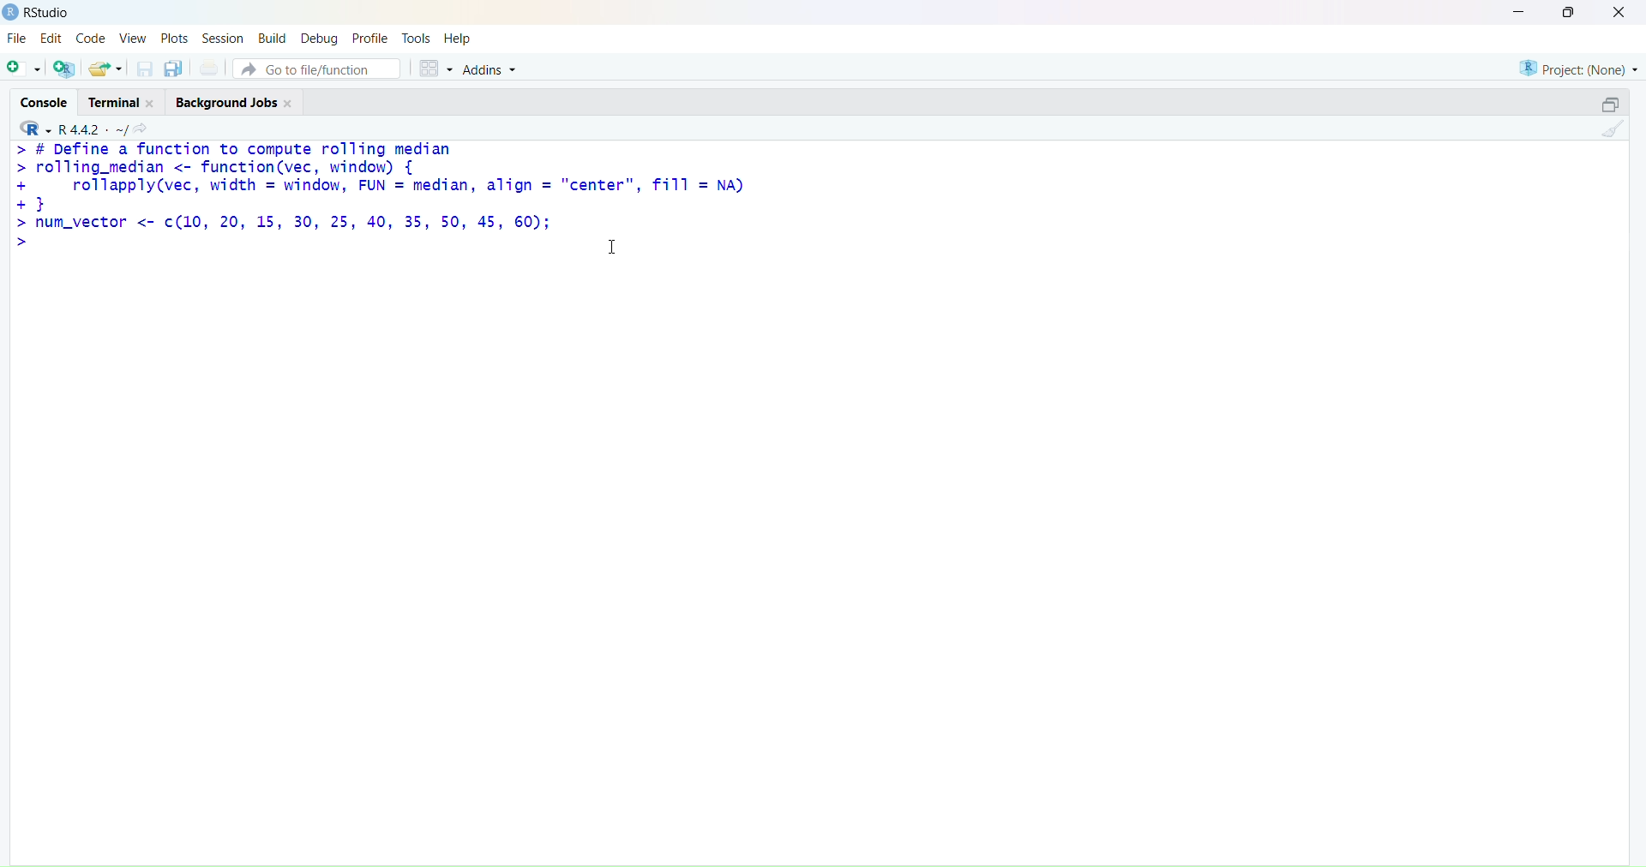 The image size is (1646, 867). Describe the element at coordinates (209, 68) in the screenshot. I see `print` at that location.